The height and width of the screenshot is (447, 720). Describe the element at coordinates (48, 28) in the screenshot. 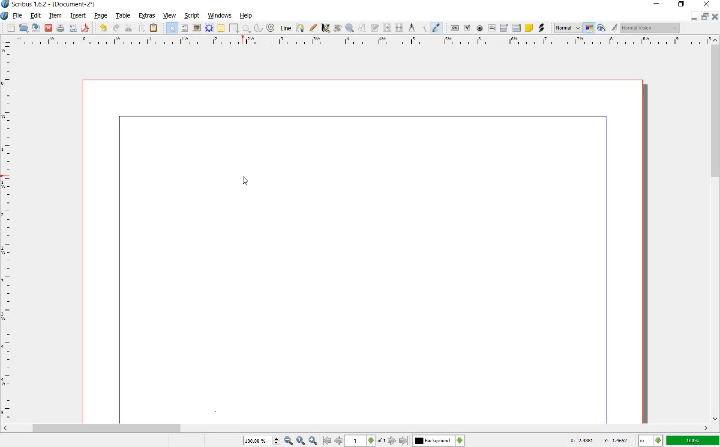

I see `CLOSE` at that location.